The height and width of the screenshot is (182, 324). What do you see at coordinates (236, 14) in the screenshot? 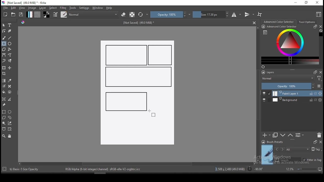
I see `horizontal mirror tool` at bounding box center [236, 14].